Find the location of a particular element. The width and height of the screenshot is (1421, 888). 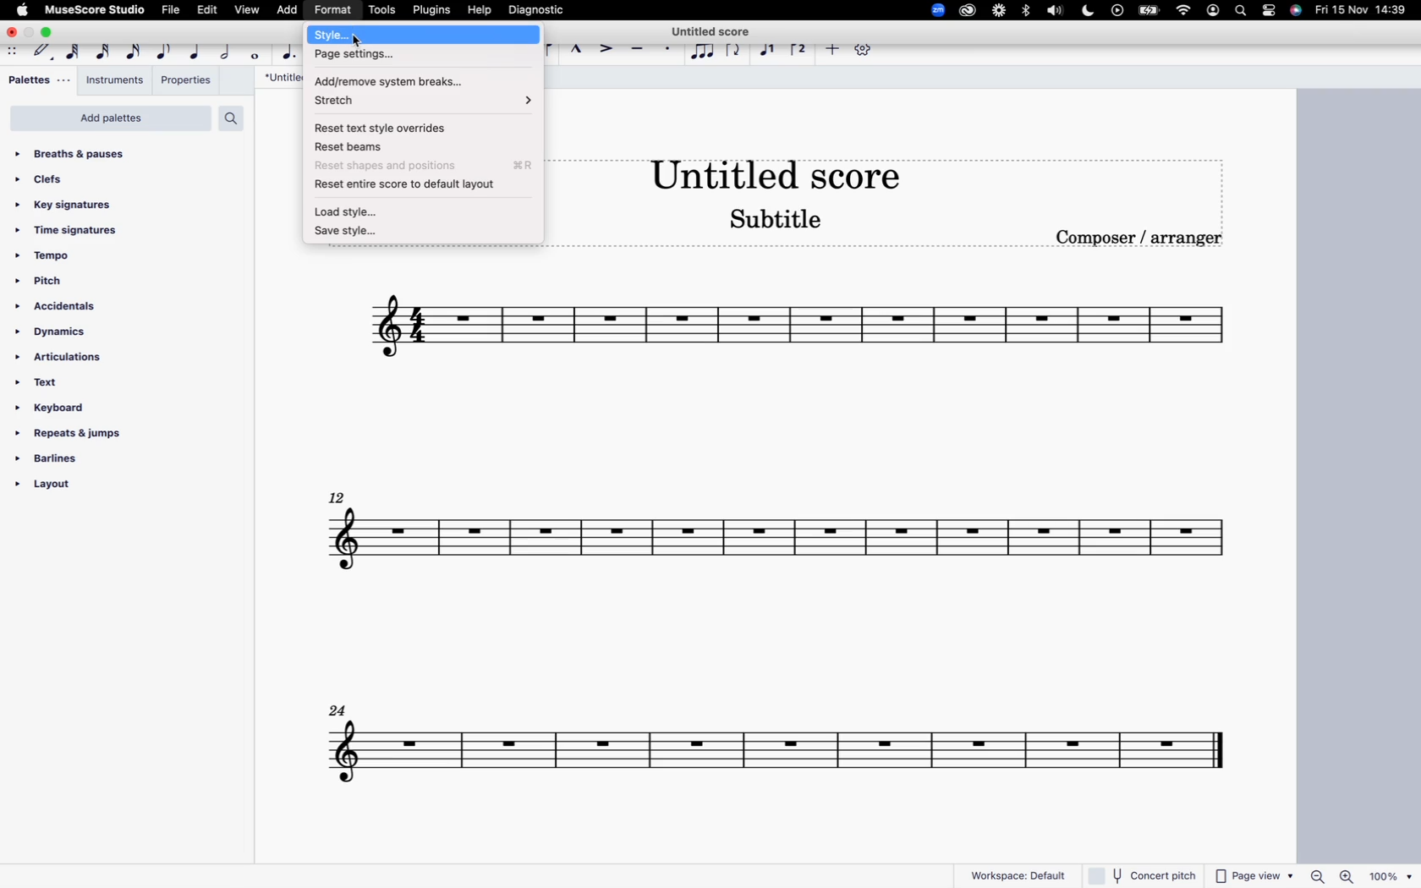

barlines is located at coordinates (54, 460).